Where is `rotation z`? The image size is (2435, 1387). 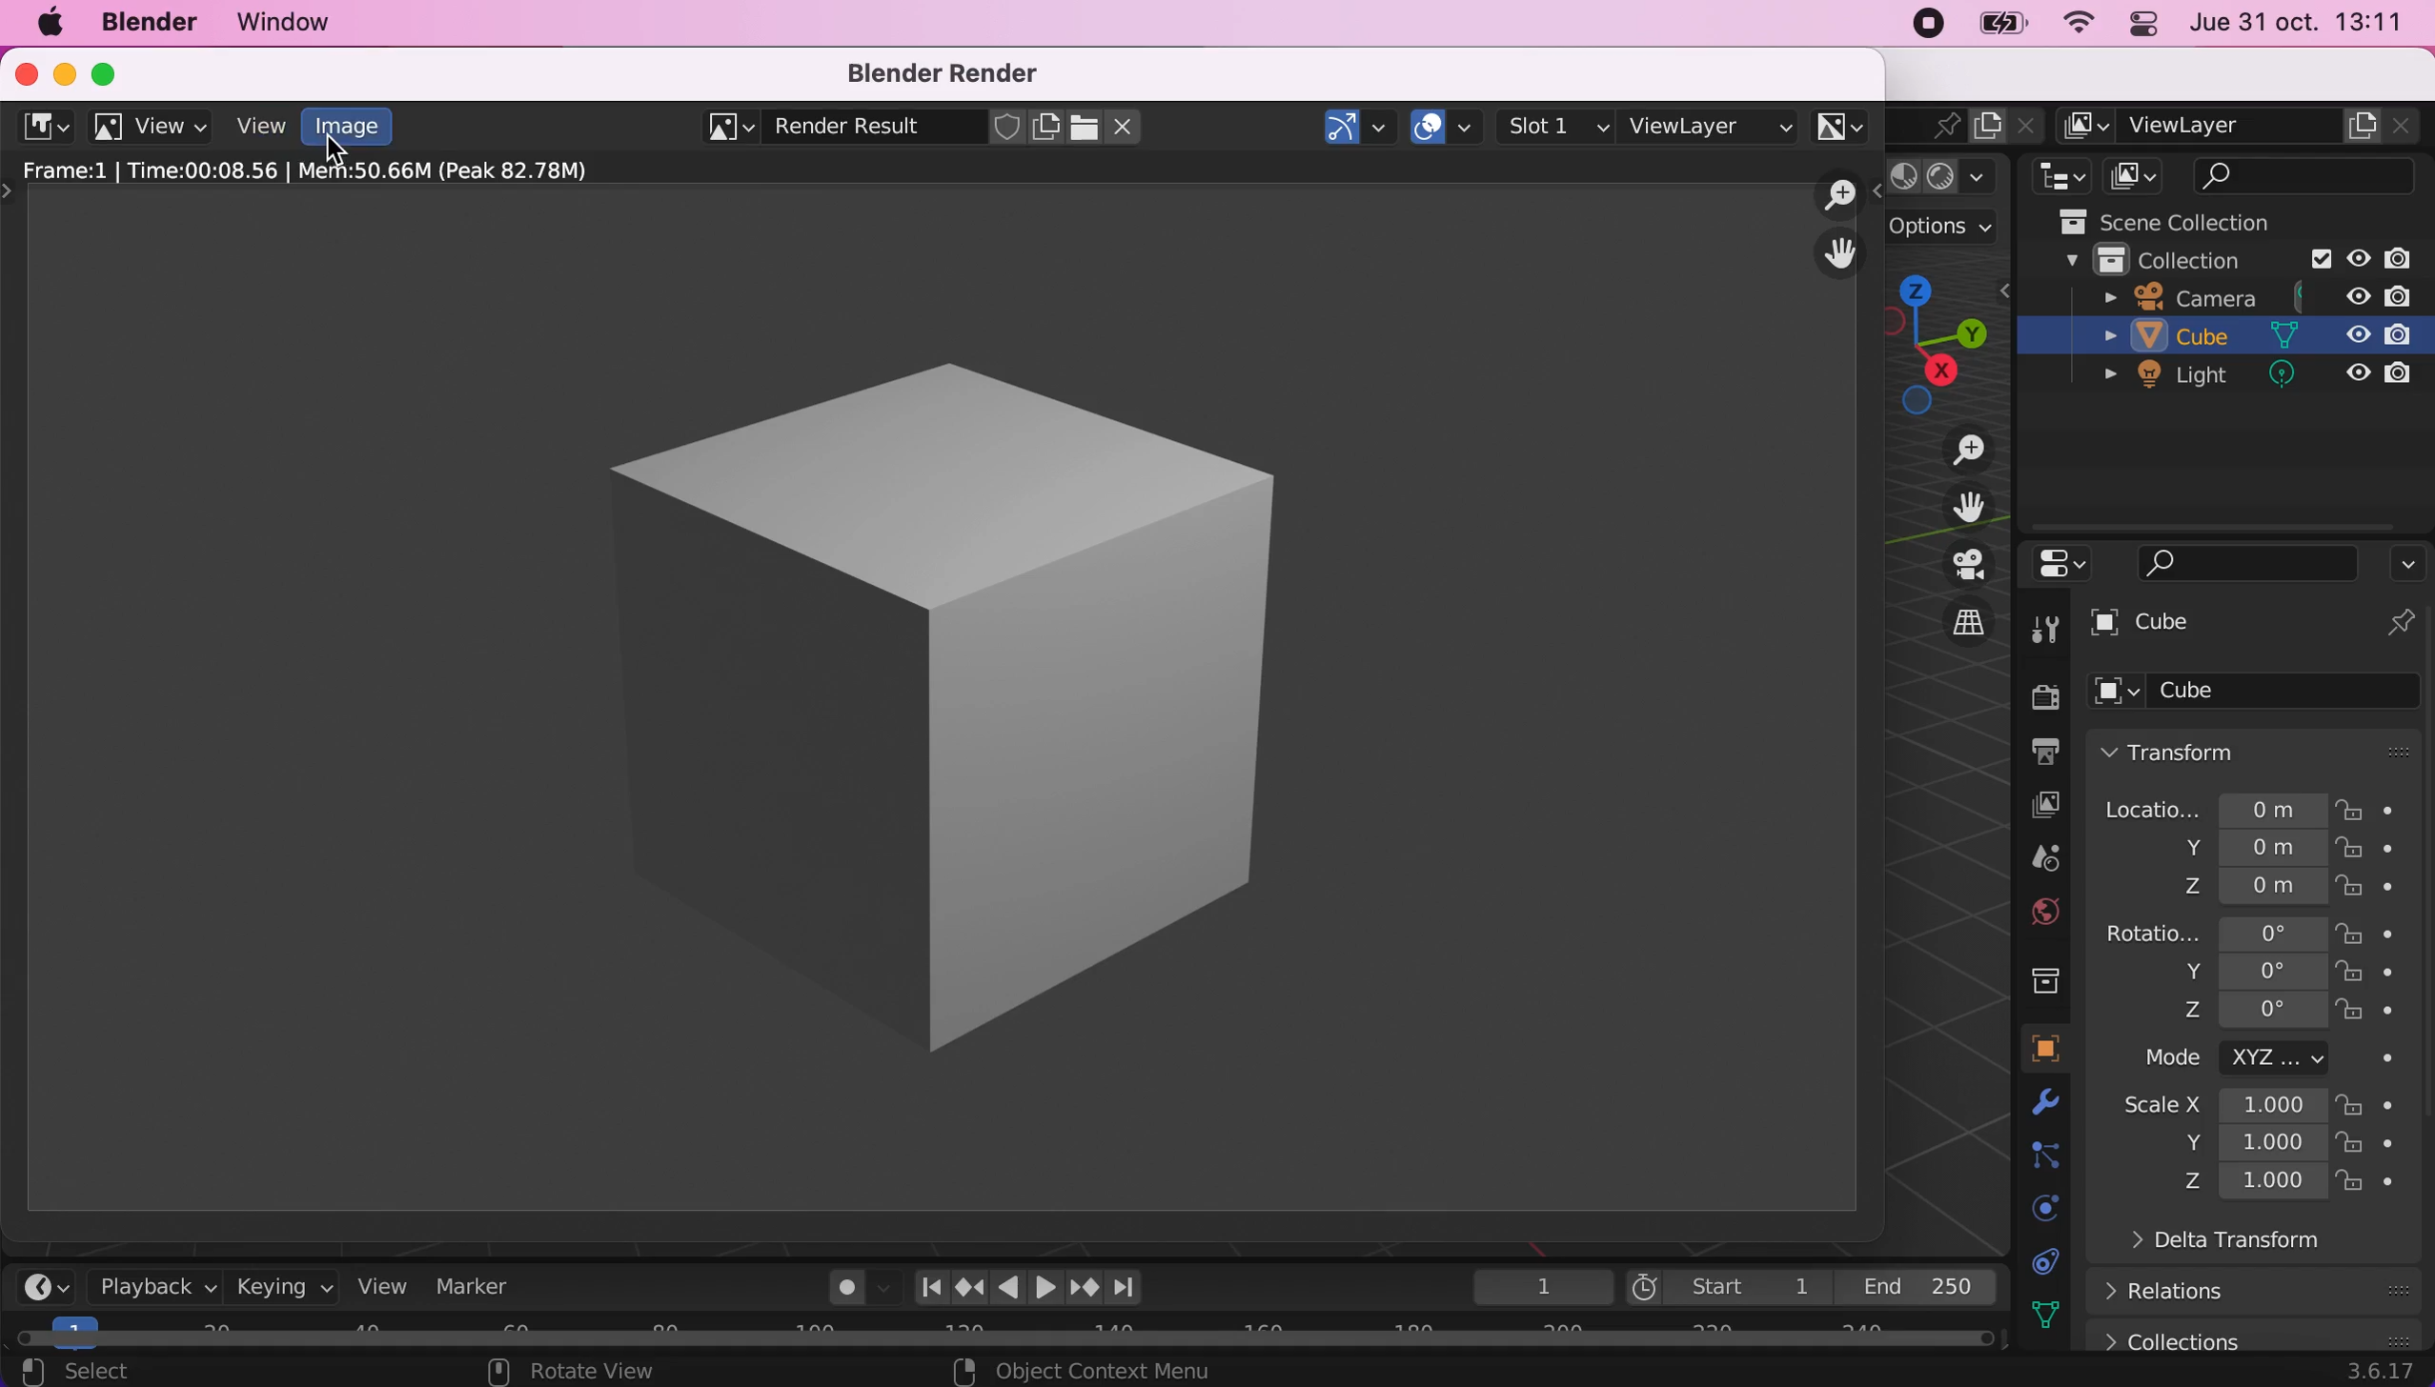 rotation z is located at coordinates (2205, 1017).